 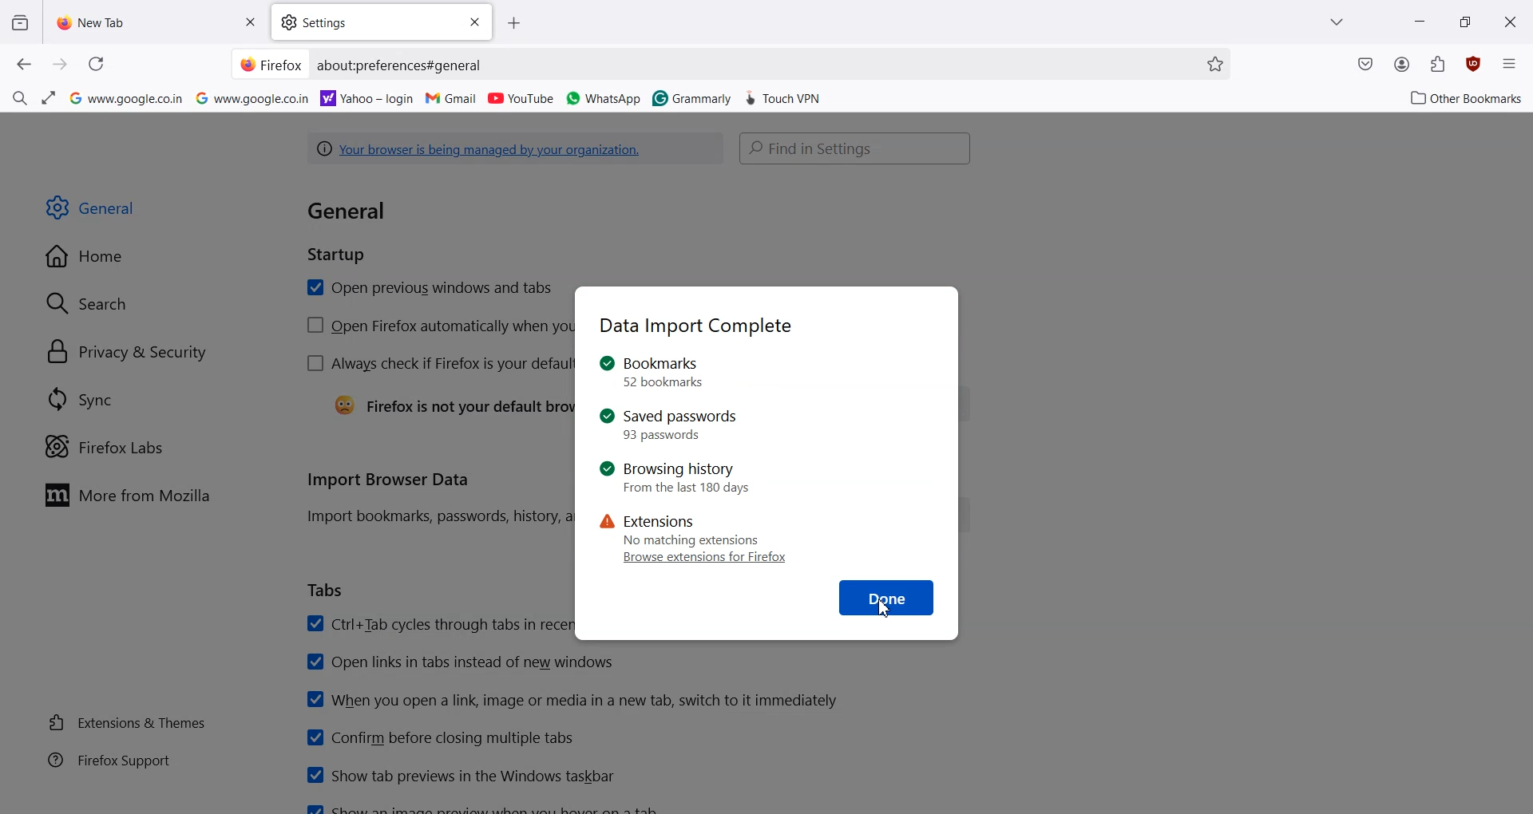 I want to click on Show an image preview when you hover on a tab, so click(x=487, y=807).